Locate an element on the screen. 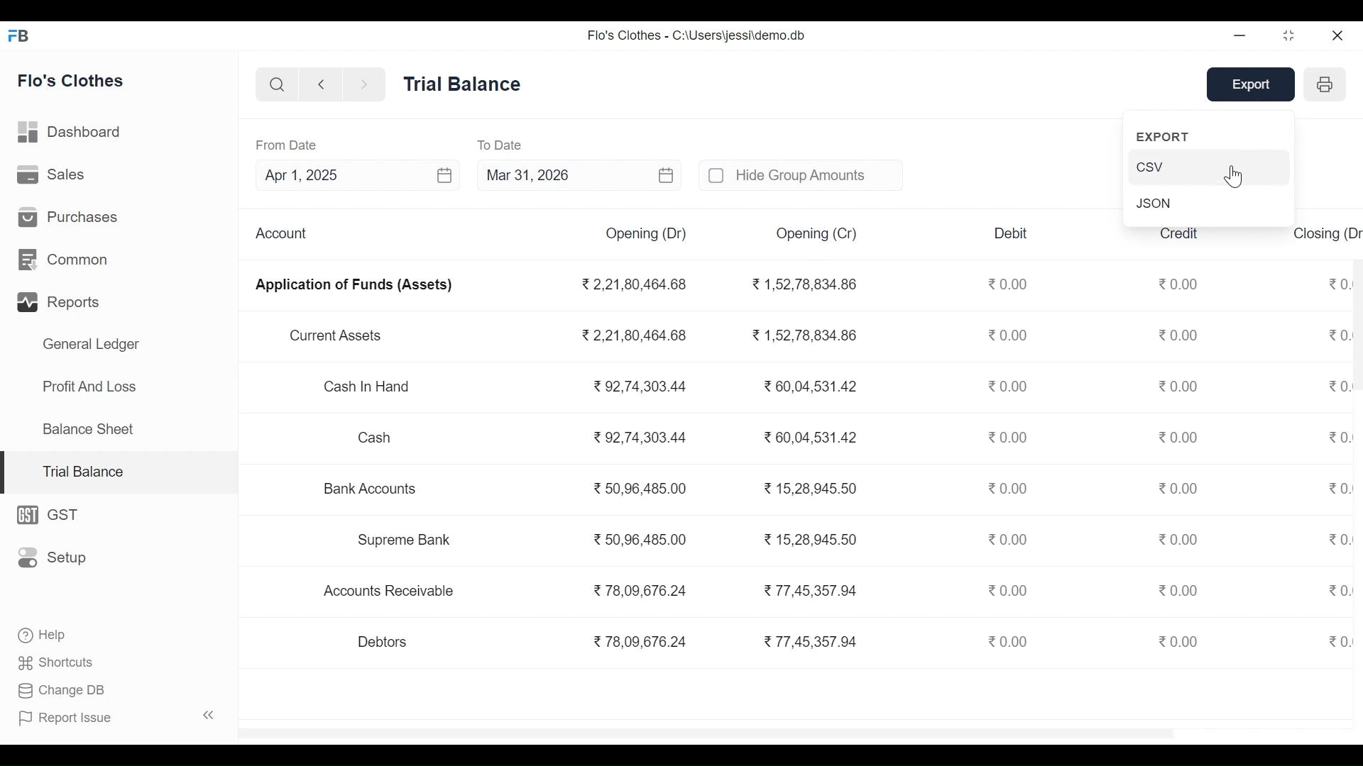 Image resolution: width=1363 pixels, height=766 pixels. 50,96,485.00 is located at coordinates (639, 538).